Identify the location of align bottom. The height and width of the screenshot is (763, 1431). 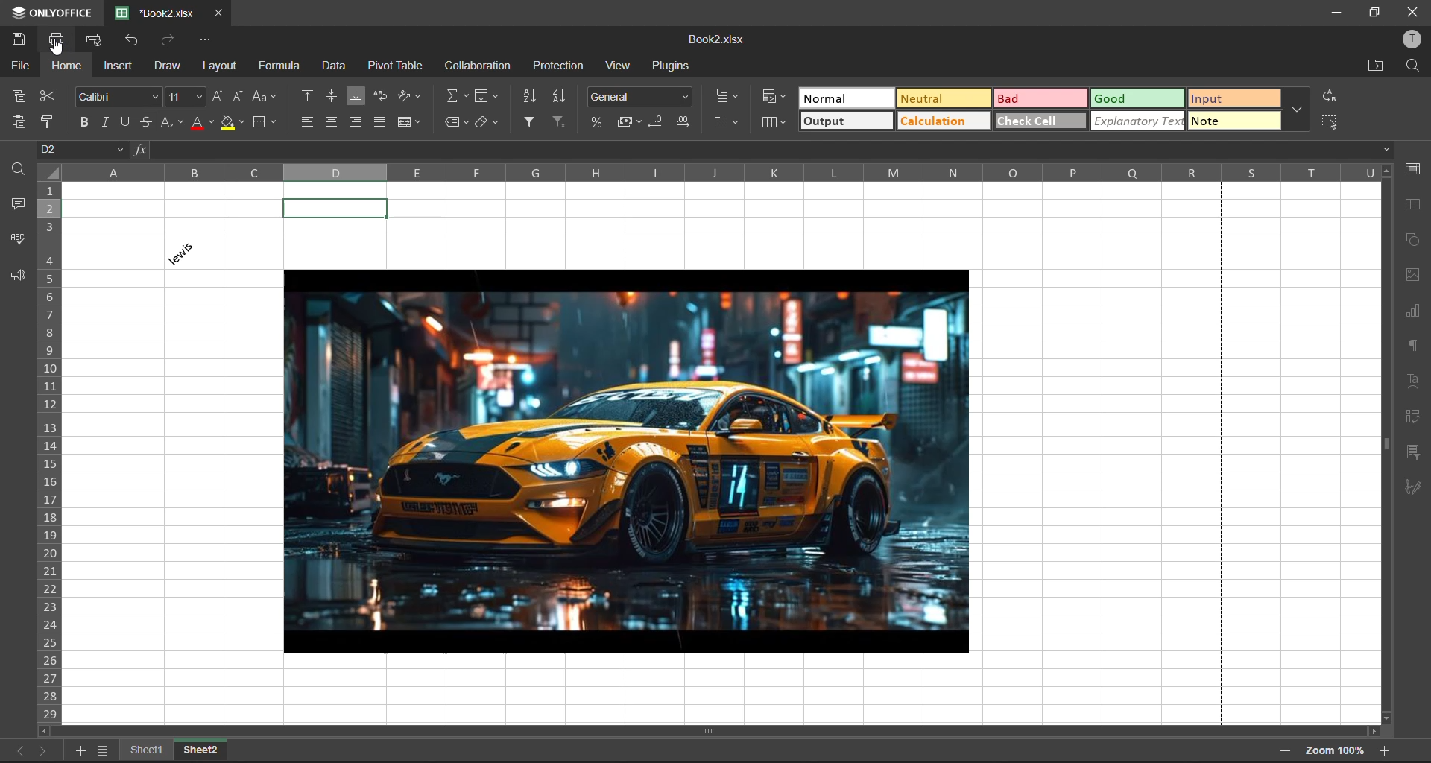
(356, 95).